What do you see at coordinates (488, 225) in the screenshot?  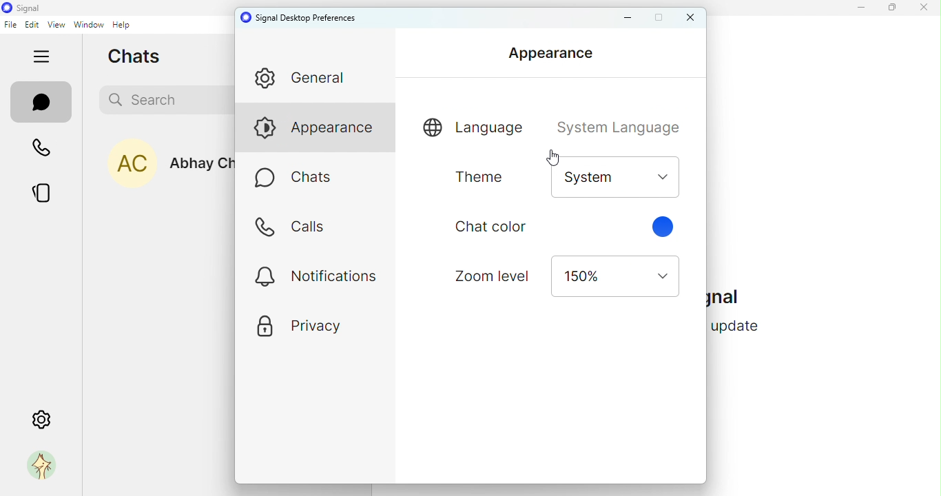 I see `Chat colot` at bounding box center [488, 225].